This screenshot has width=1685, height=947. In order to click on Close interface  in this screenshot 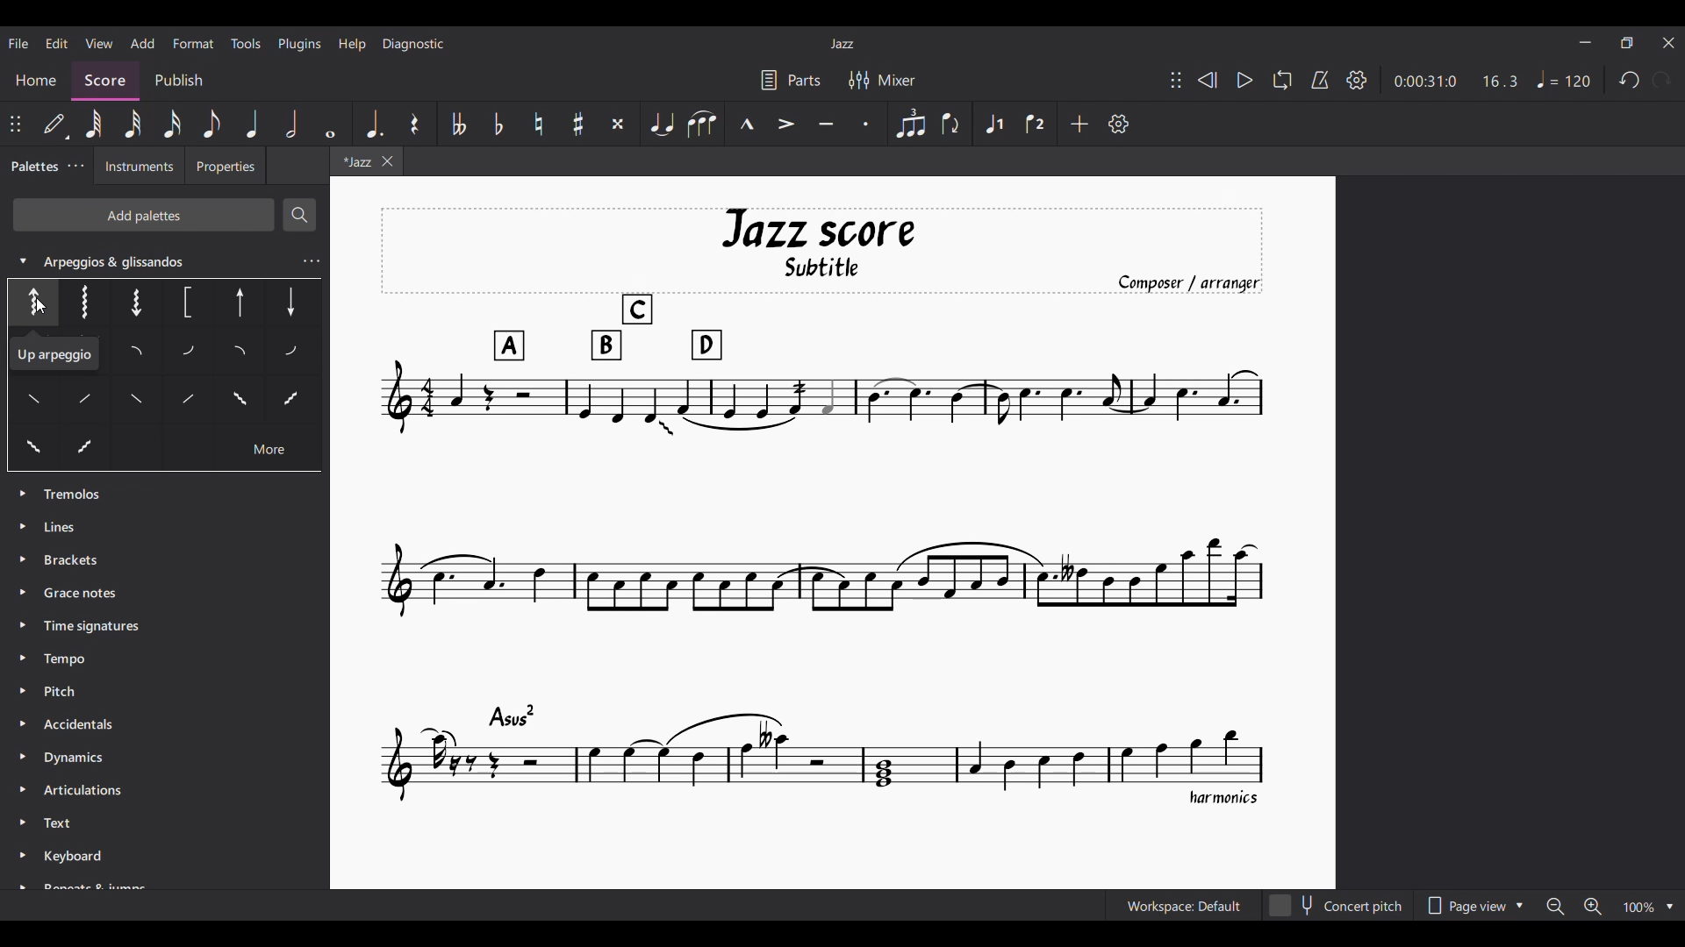, I will do `click(1669, 43)`.